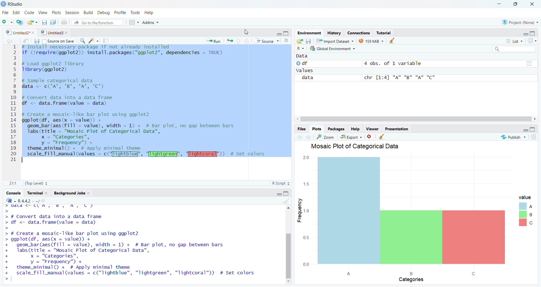 The height and width of the screenshot is (287, 541). I want to click on Minimize, so click(524, 130).